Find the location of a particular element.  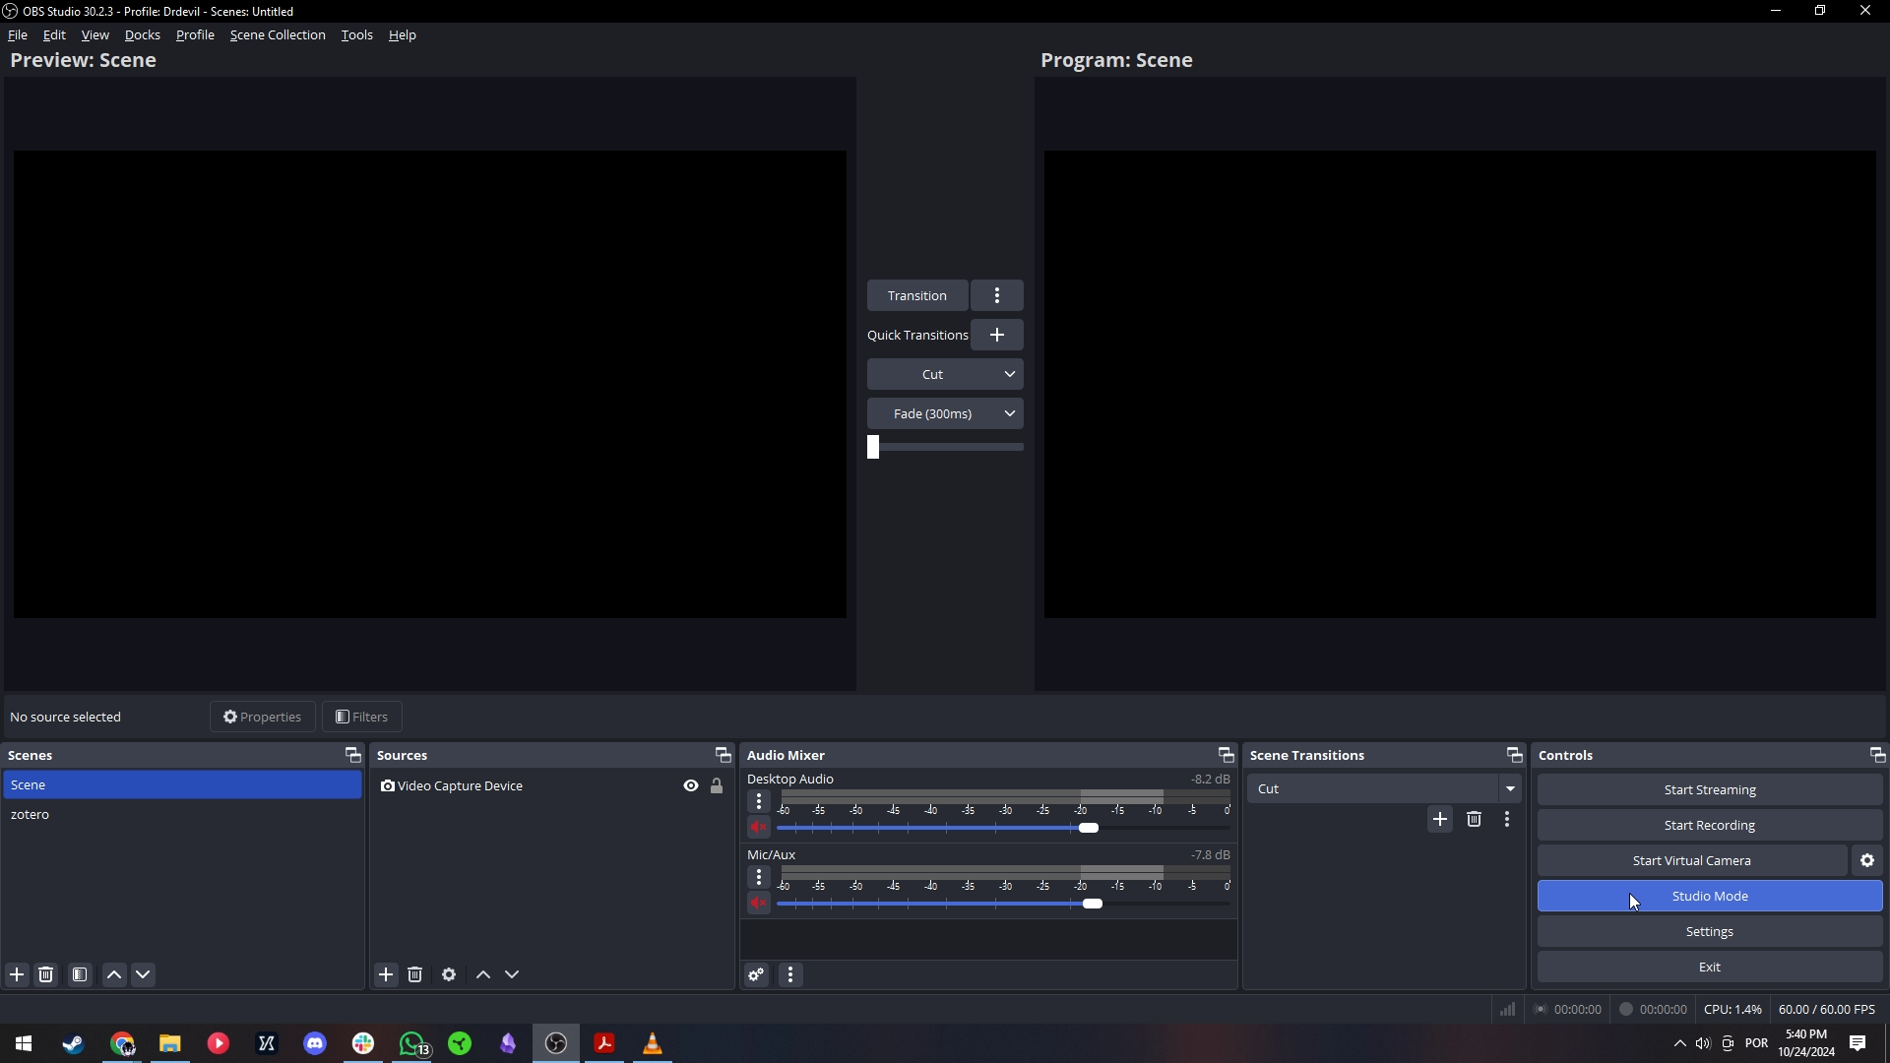

Recording runtime is located at coordinates (1655, 1008).